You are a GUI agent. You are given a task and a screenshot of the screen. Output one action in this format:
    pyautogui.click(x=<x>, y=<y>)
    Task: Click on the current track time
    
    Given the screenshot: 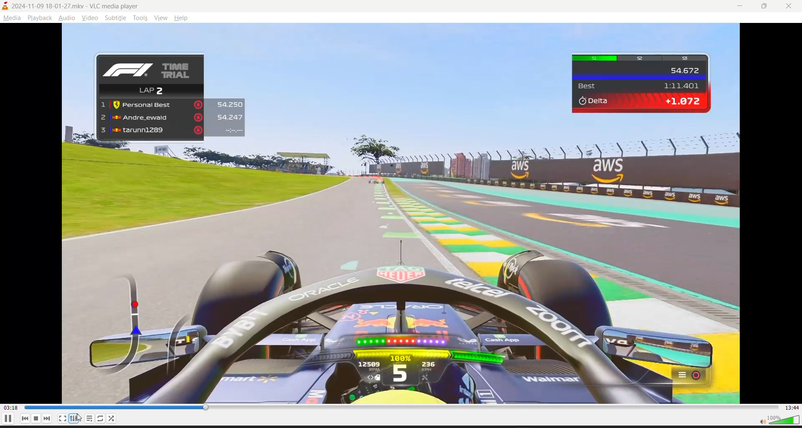 What is the action you would take?
    pyautogui.click(x=10, y=408)
    